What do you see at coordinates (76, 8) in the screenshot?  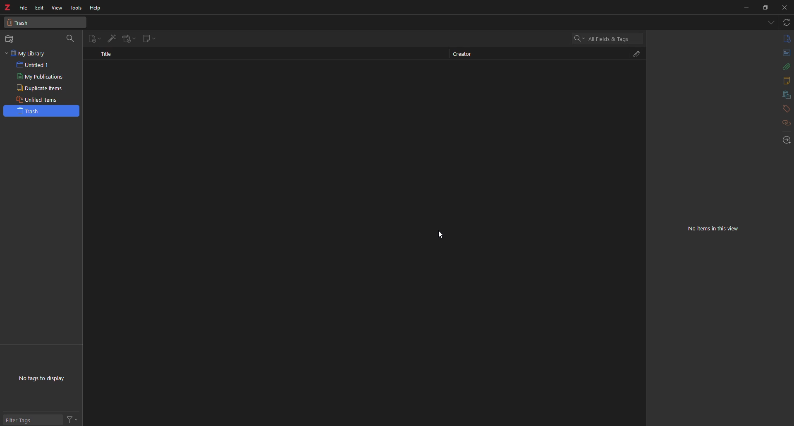 I see `tools` at bounding box center [76, 8].